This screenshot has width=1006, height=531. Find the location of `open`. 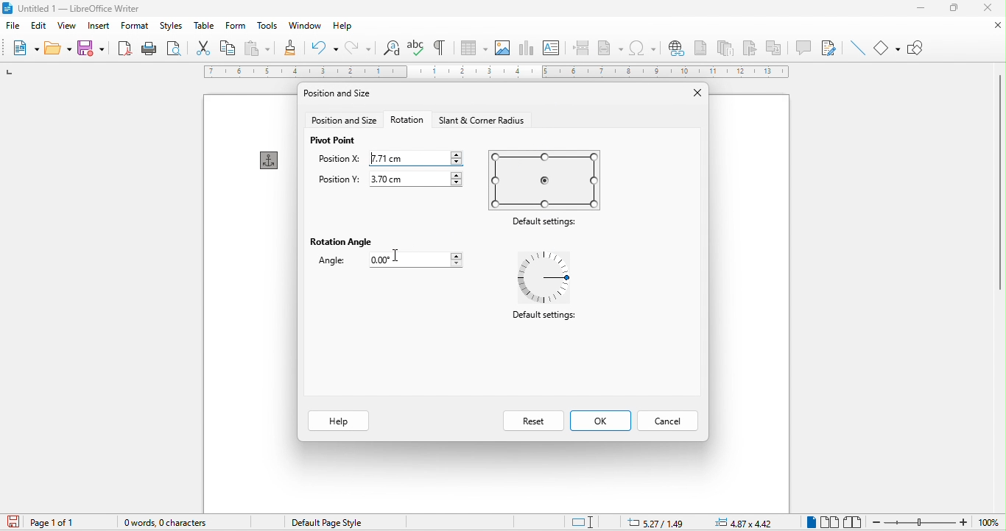

open is located at coordinates (58, 47).